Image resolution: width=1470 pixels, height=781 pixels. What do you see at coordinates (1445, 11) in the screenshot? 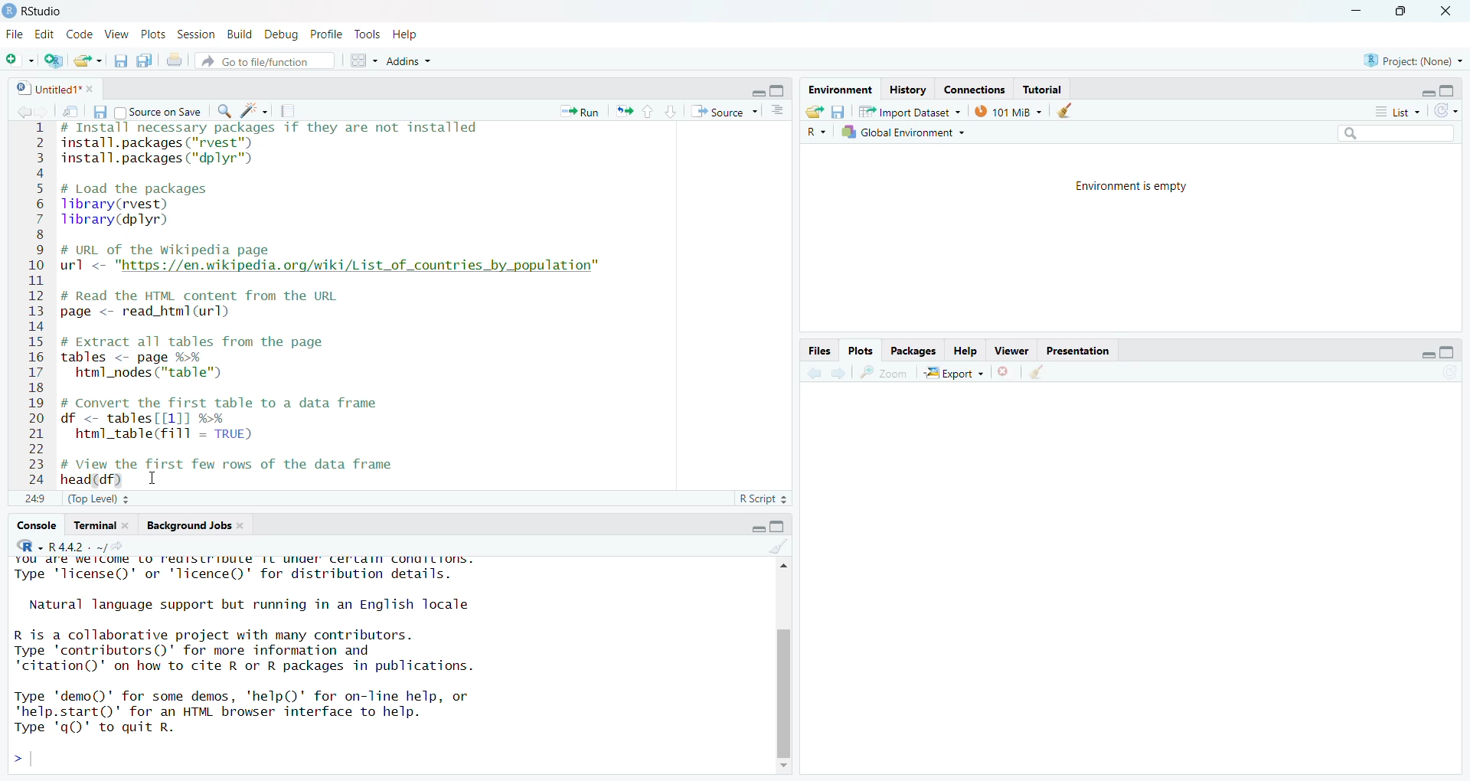
I see `close` at bounding box center [1445, 11].